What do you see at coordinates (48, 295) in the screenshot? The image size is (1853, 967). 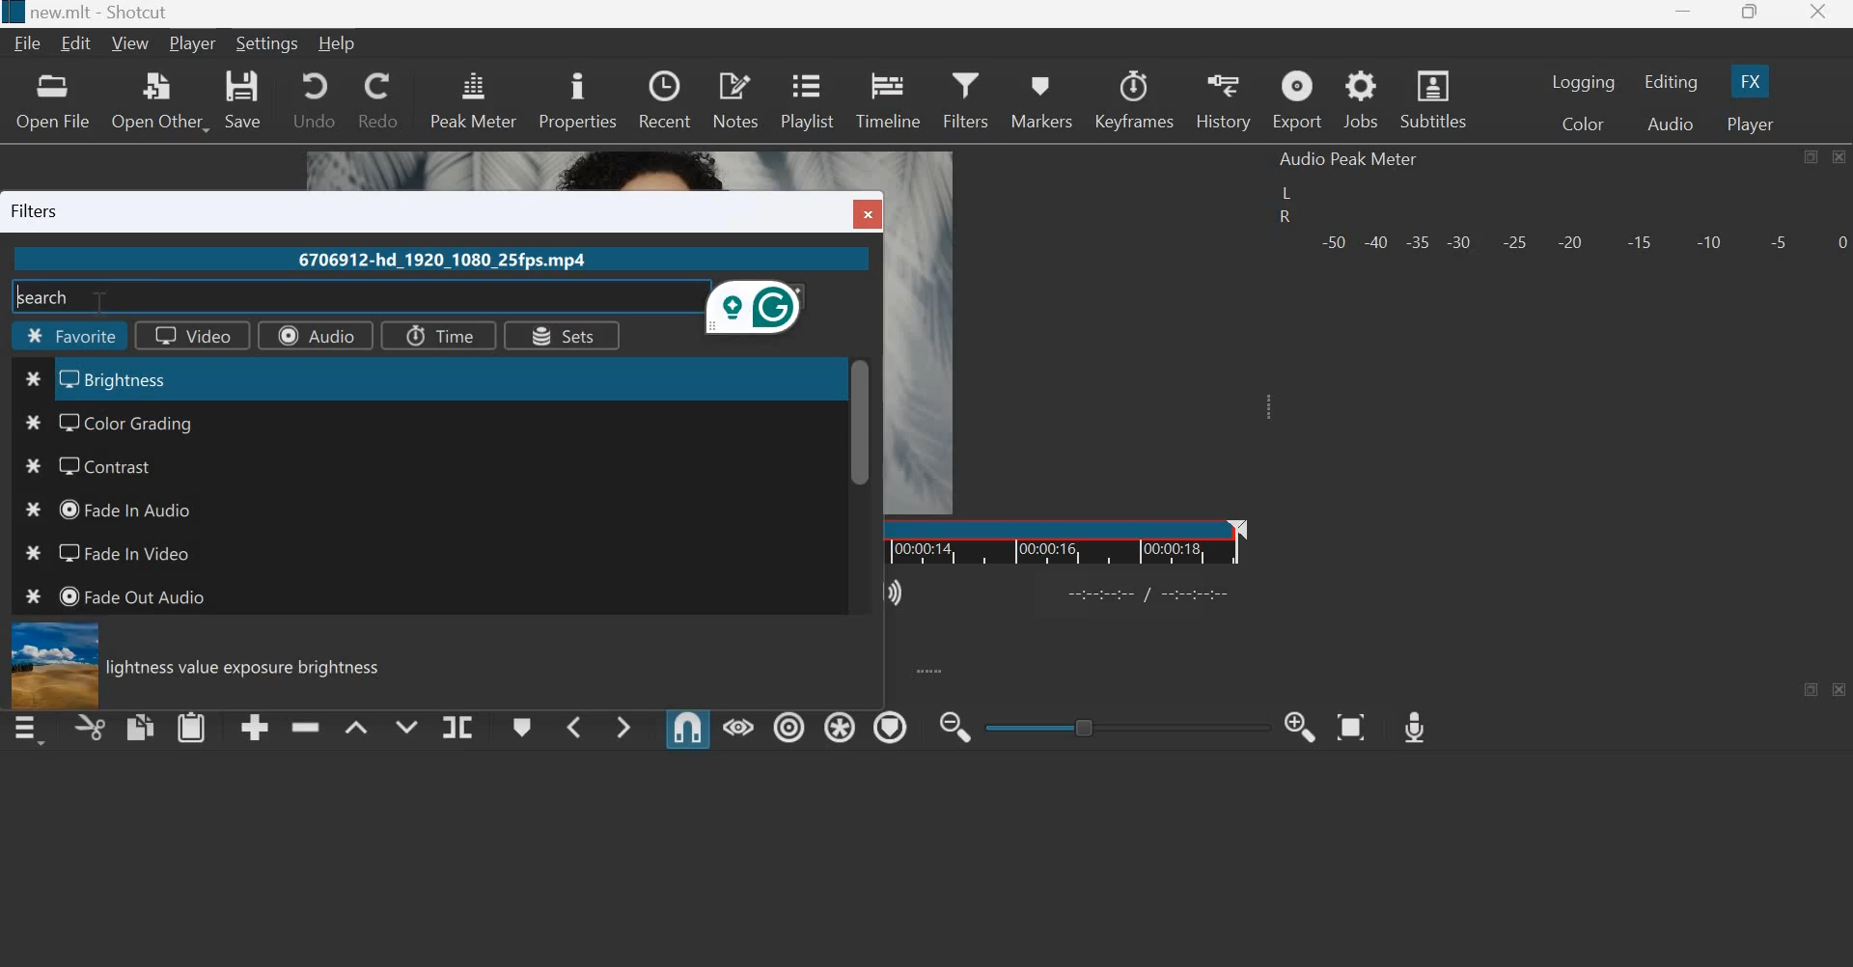 I see `search` at bounding box center [48, 295].